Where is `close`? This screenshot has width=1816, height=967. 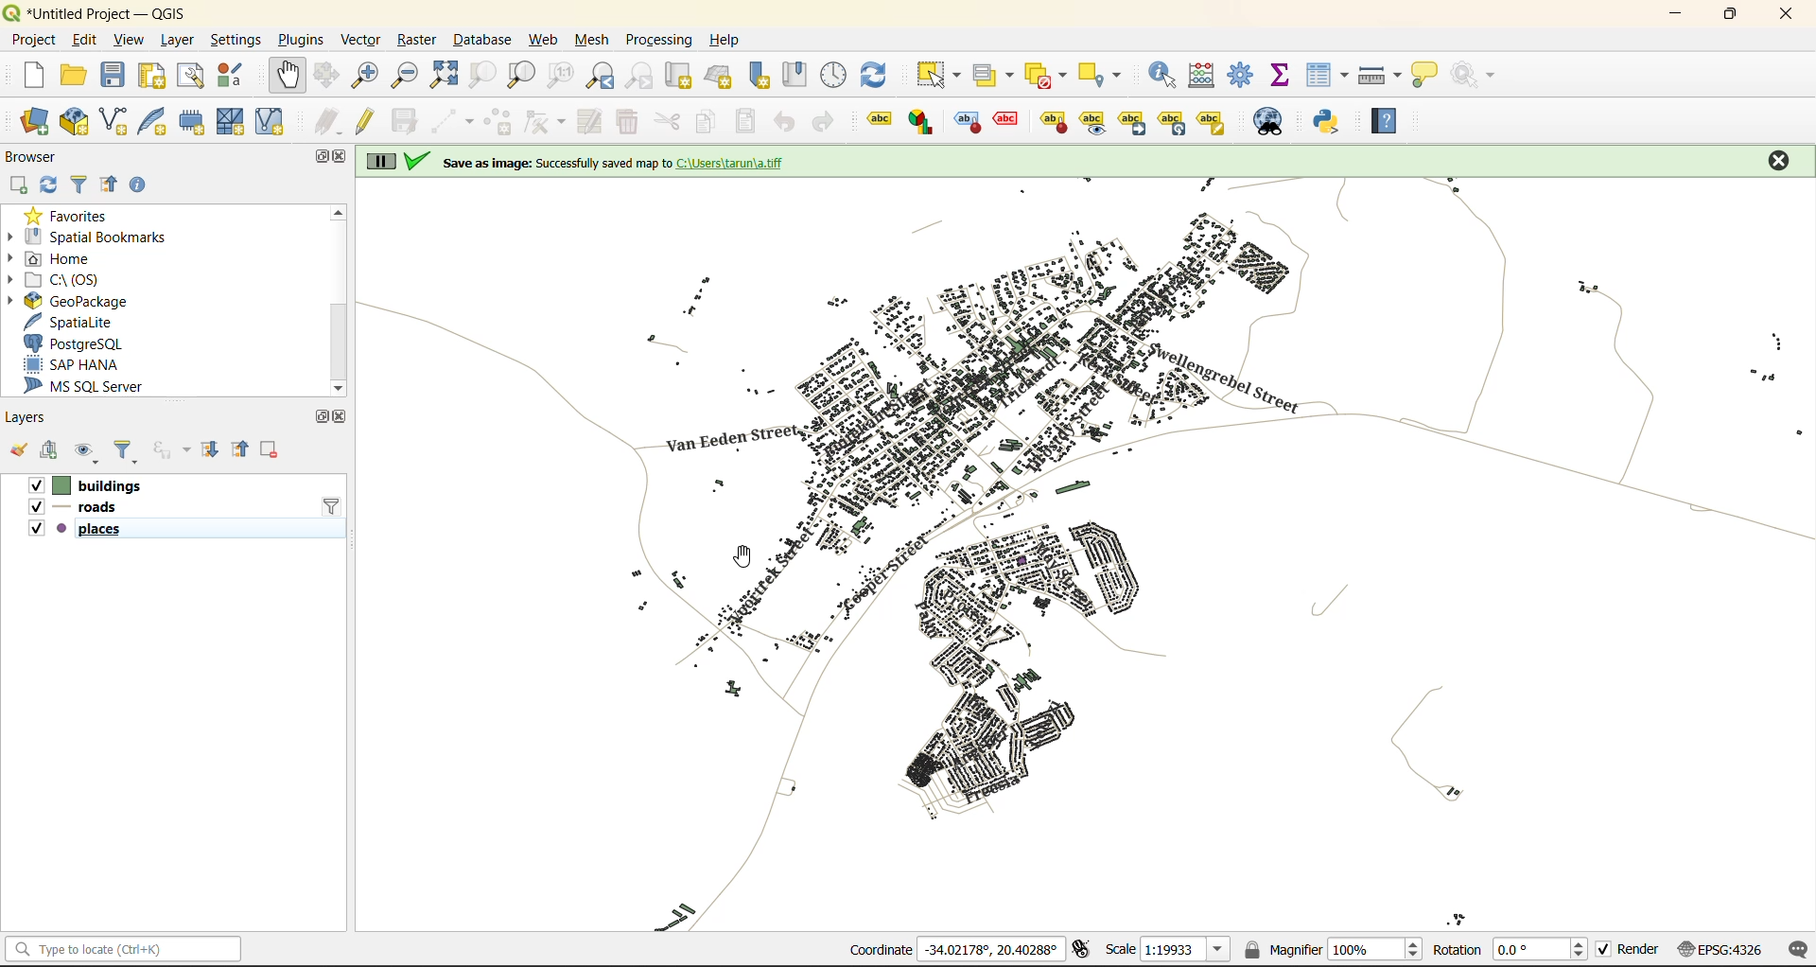
close is located at coordinates (1786, 13).